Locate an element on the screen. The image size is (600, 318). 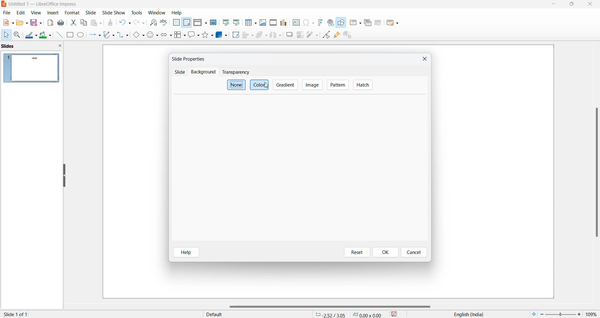
page style is located at coordinates (254, 314).